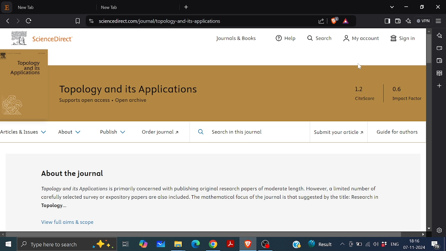 The width and height of the screenshot is (446, 251). Describe the element at coordinates (213, 245) in the screenshot. I see `Chrome` at that location.